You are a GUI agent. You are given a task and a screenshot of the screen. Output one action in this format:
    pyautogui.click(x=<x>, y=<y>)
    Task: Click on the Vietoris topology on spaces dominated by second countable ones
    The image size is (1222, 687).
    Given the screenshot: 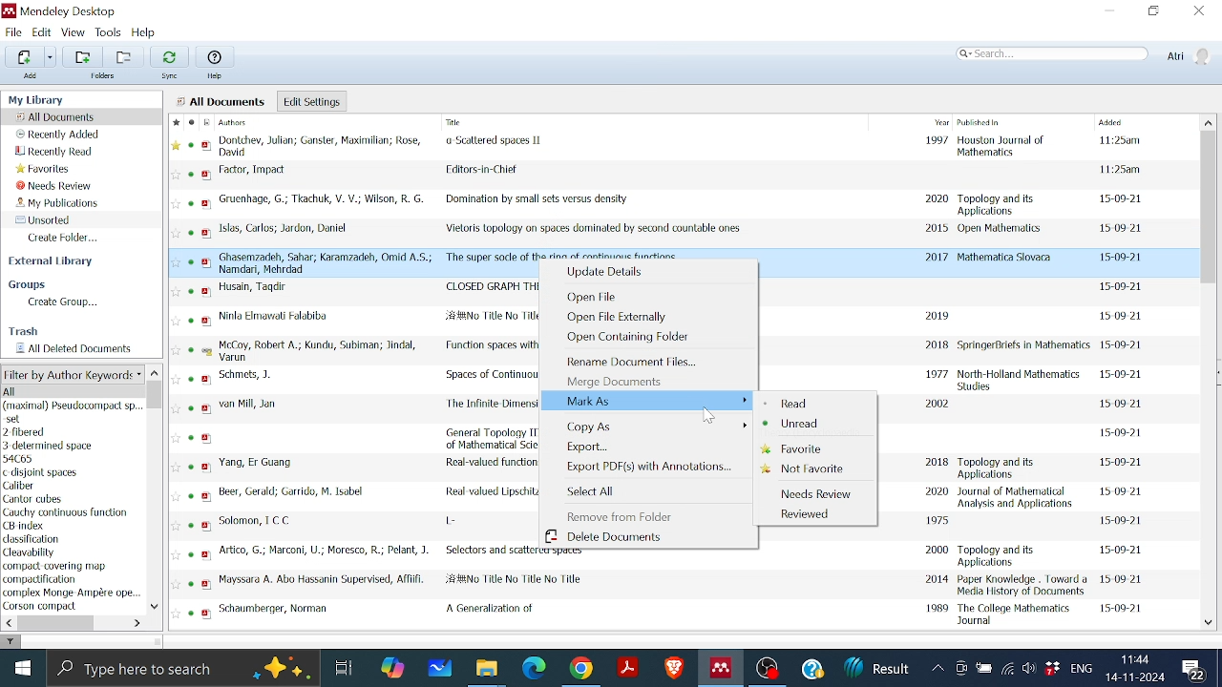 What is the action you would take?
    pyautogui.click(x=675, y=235)
    